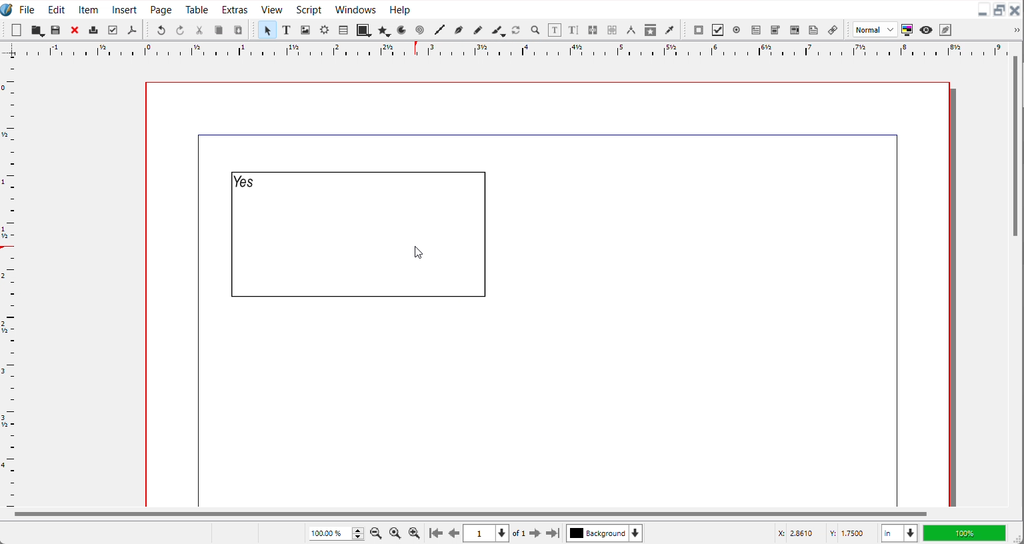 The height and width of the screenshot is (544, 1024). Describe the element at coordinates (403, 29) in the screenshot. I see `Arc` at that location.